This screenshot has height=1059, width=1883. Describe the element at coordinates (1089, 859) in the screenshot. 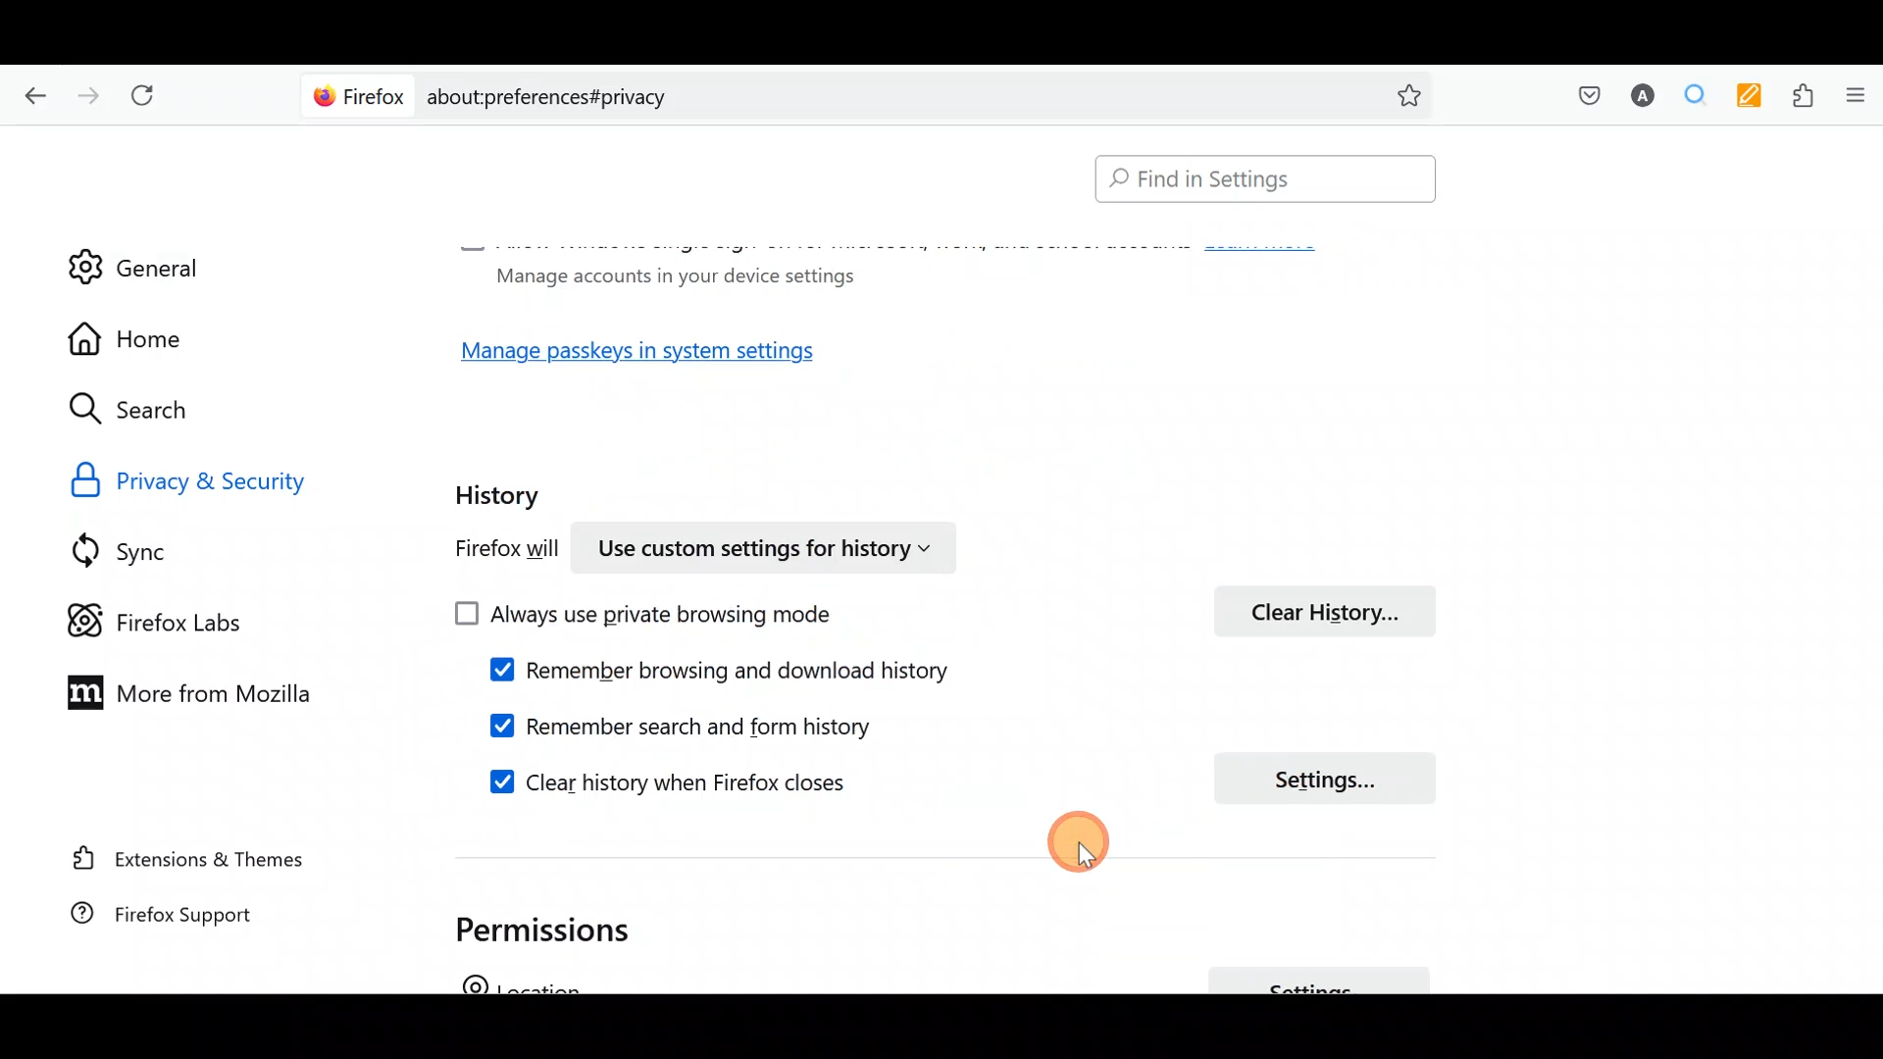

I see `cursor` at that location.